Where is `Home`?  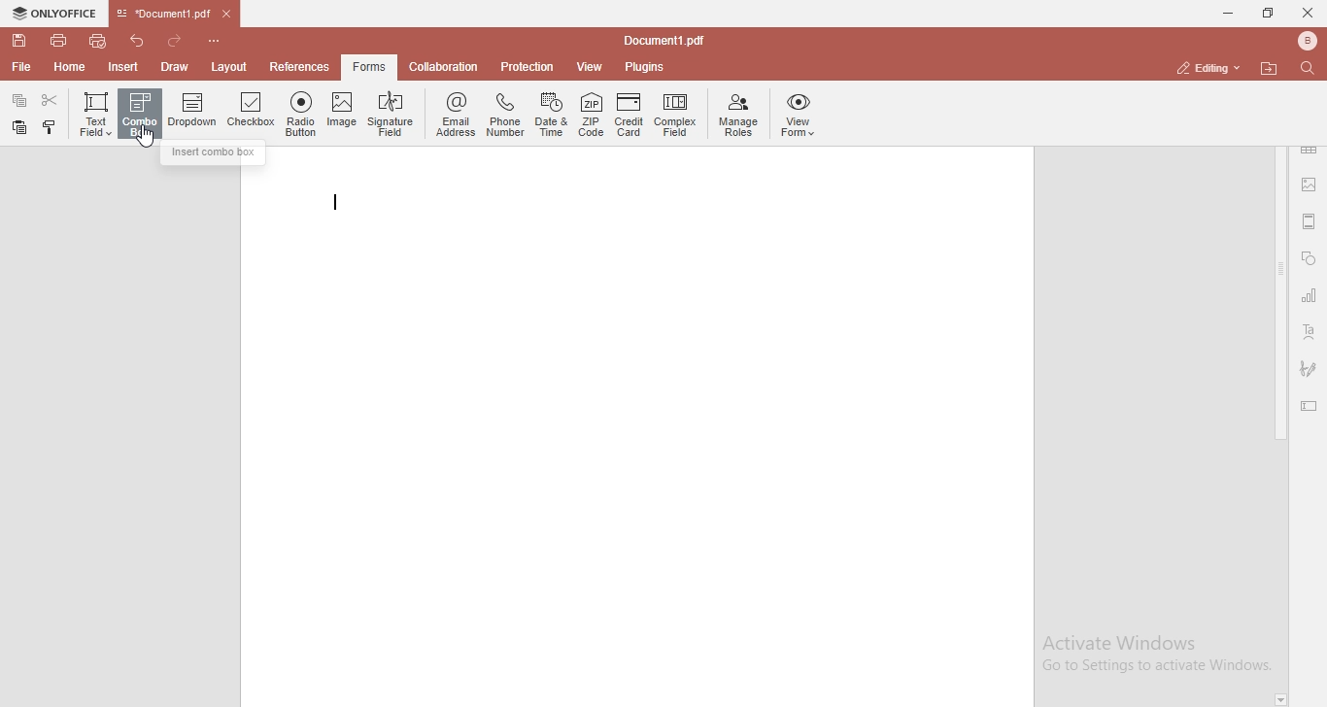
Home is located at coordinates (71, 70).